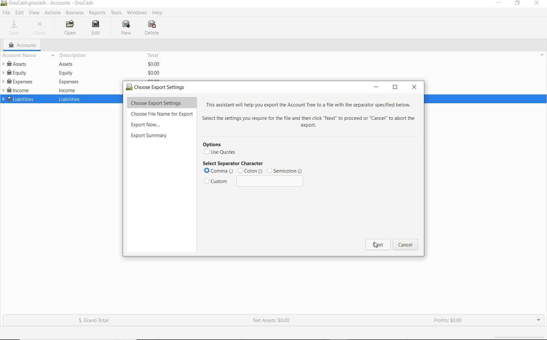  What do you see at coordinates (407, 245) in the screenshot?
I see `cancel` at bounding box center [407, 245].